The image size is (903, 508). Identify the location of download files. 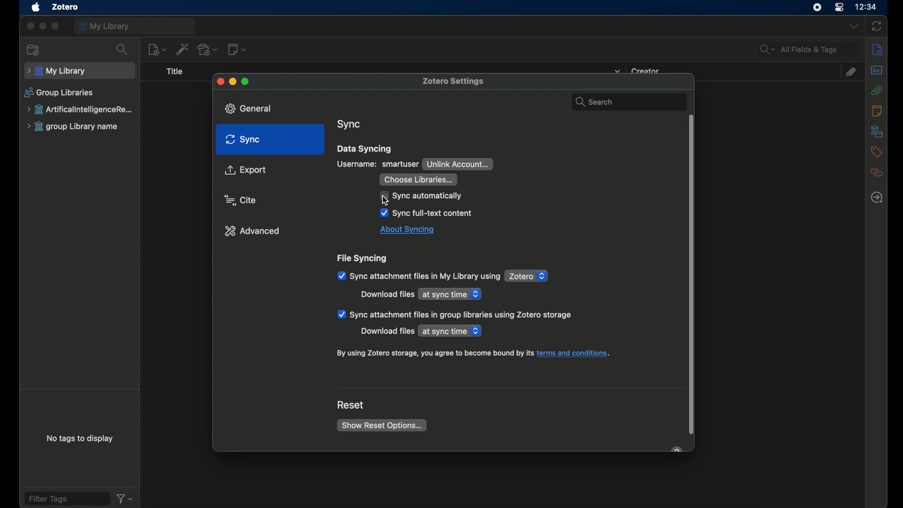
(387, 332).